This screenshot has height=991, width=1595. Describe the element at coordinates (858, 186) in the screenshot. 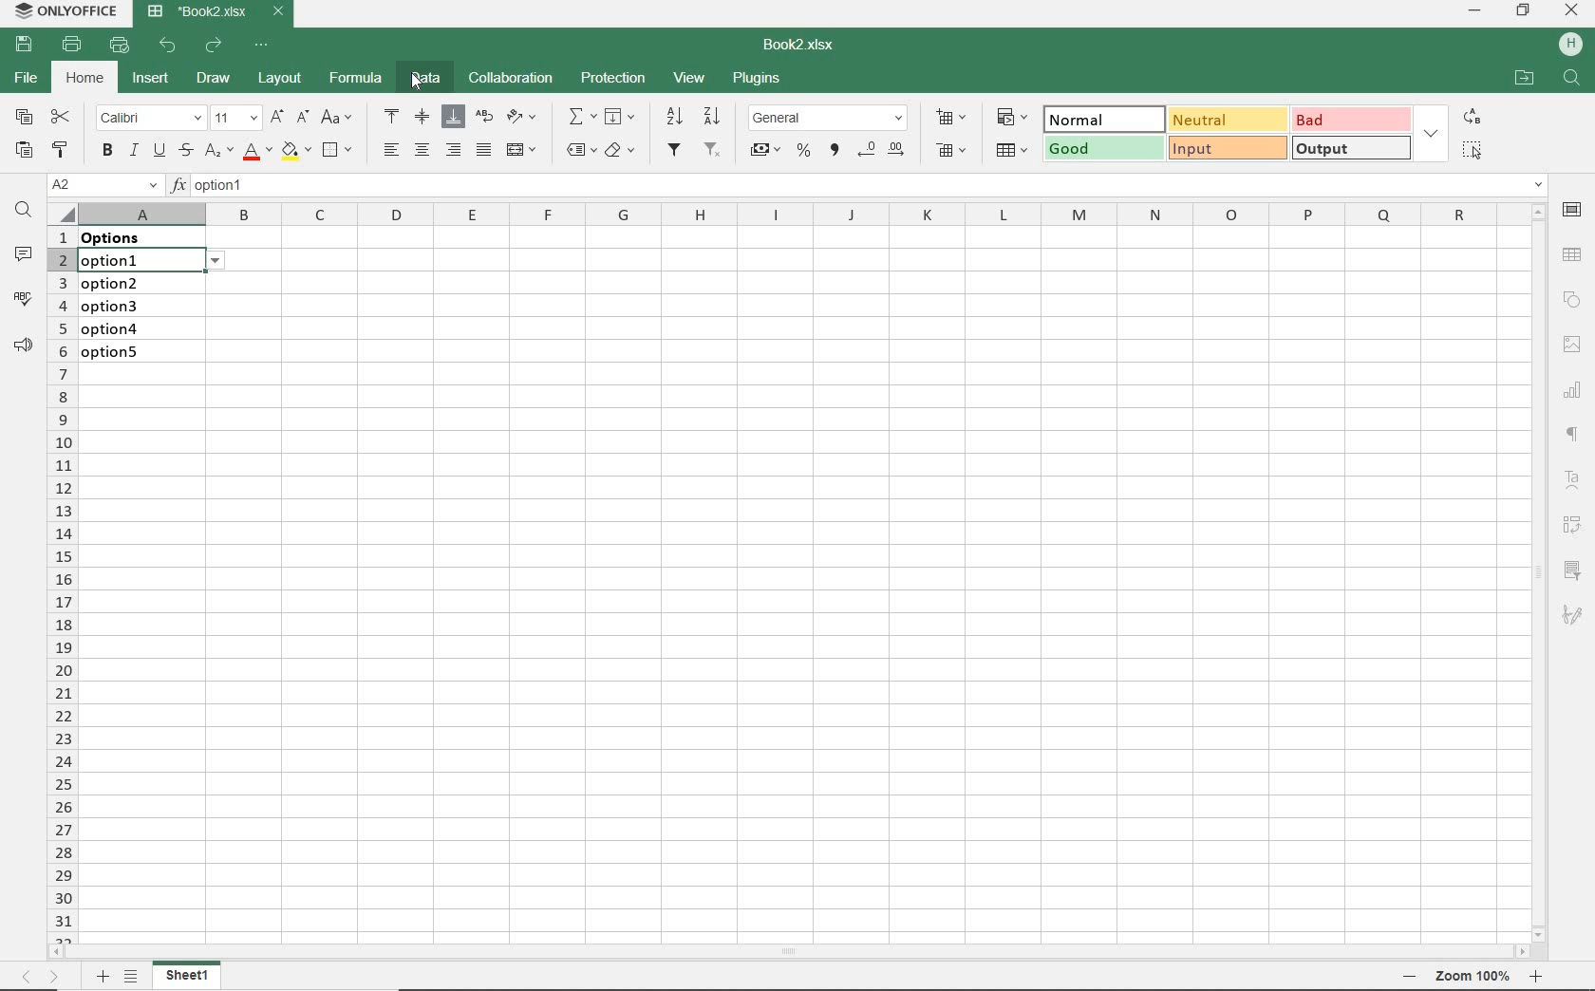

I see `INSERT FUNCTION` at that location.